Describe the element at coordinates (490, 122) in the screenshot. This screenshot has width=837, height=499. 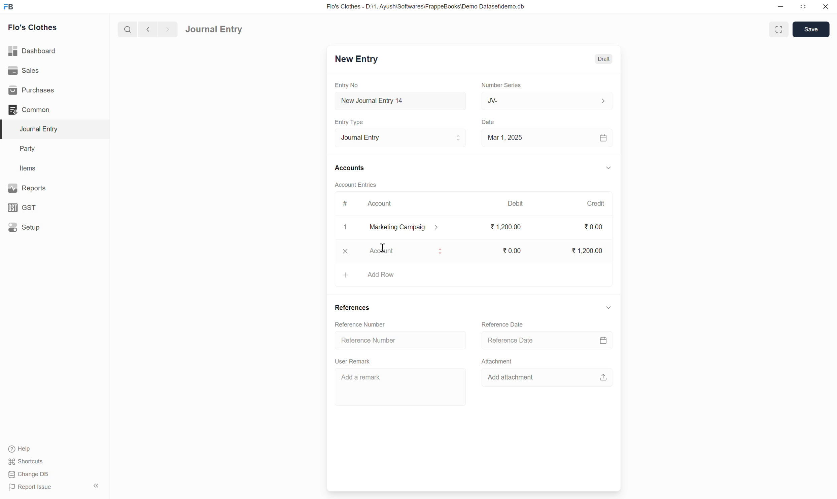
I see `Date` at that location.